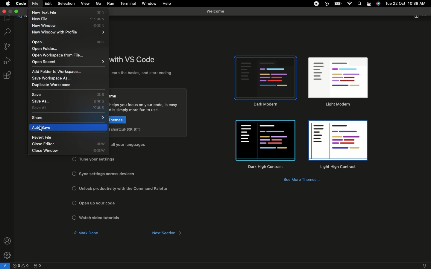 The height and width of the screenshot is (269, 431). What do you see at coordinates (266, 81) in the screenshot?
I see `Dark modem` at bounding box center [266, 81].